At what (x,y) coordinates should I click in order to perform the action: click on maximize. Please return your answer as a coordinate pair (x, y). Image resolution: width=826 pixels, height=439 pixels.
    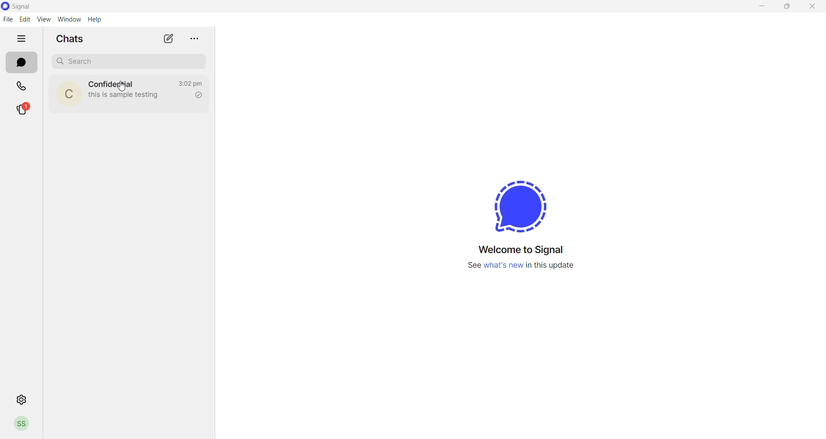
    Looking at the image, I should click on (791, 8).